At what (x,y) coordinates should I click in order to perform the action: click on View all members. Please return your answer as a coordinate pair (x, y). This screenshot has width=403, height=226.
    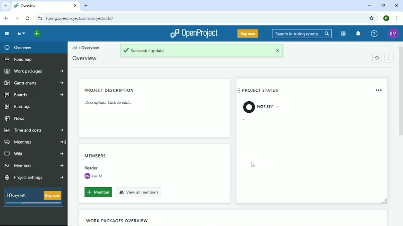
    Looking at the image, I should click on (140, 192).